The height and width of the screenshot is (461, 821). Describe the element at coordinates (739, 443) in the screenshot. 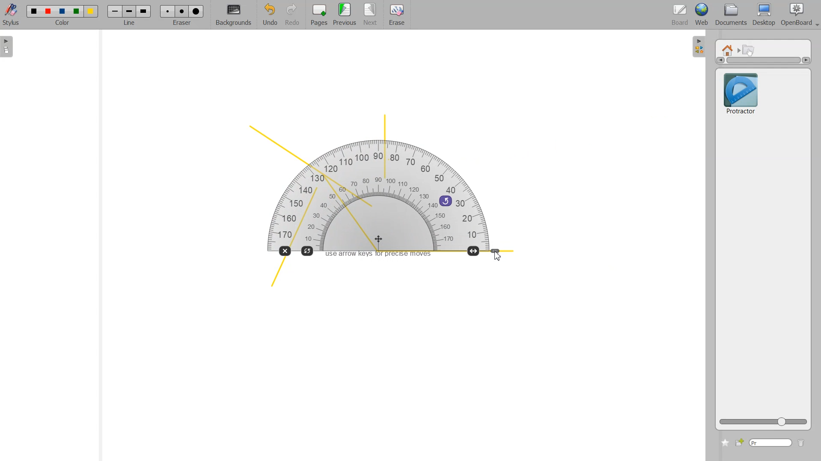

I see `Add new file` at that location.